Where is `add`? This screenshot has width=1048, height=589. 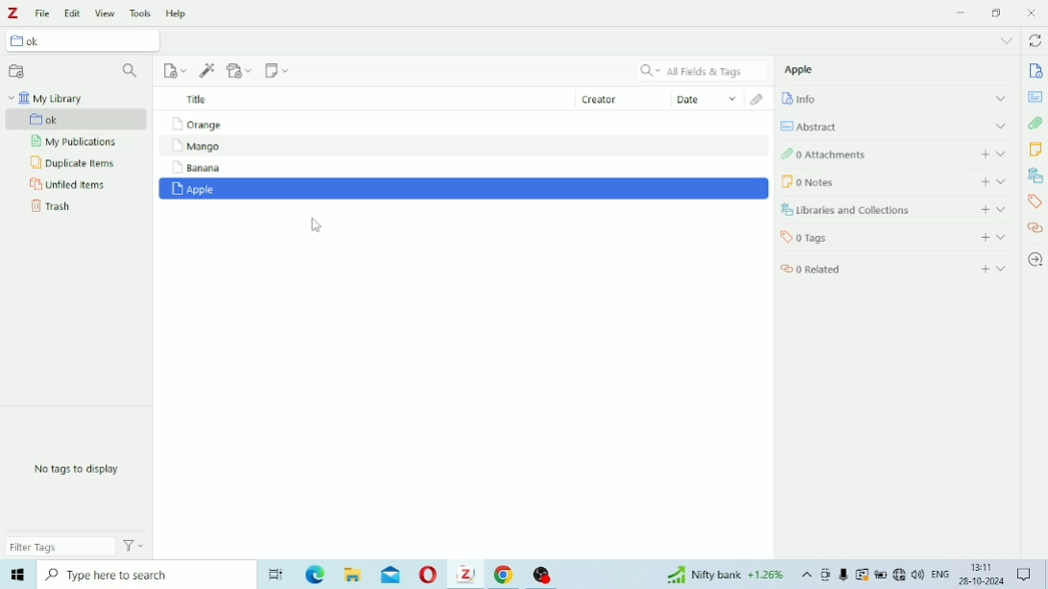 add is located at coordinates (983, 154).